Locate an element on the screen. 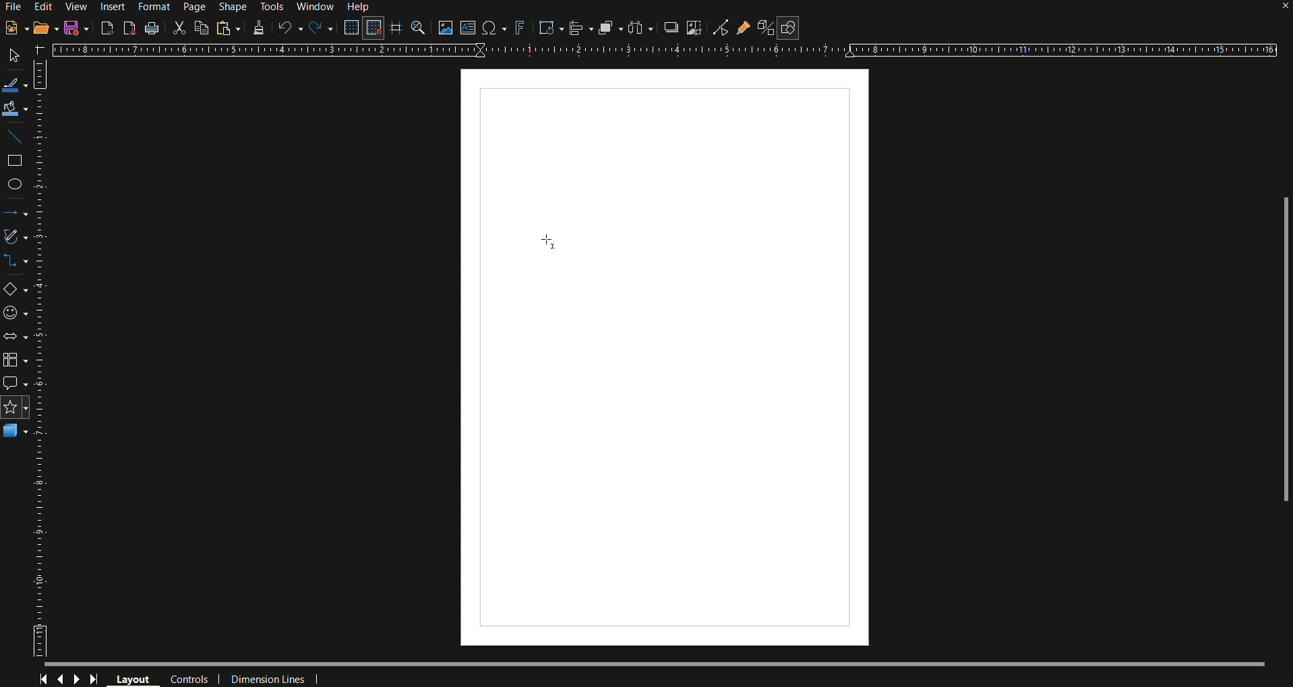 This screenshot has height=687, width=1293. Dimension Lines is located at coordinates (266, 677).